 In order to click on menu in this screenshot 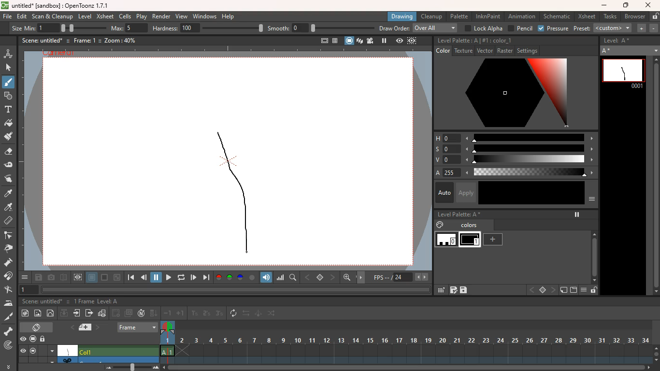, I will do `click(591, 201)`.